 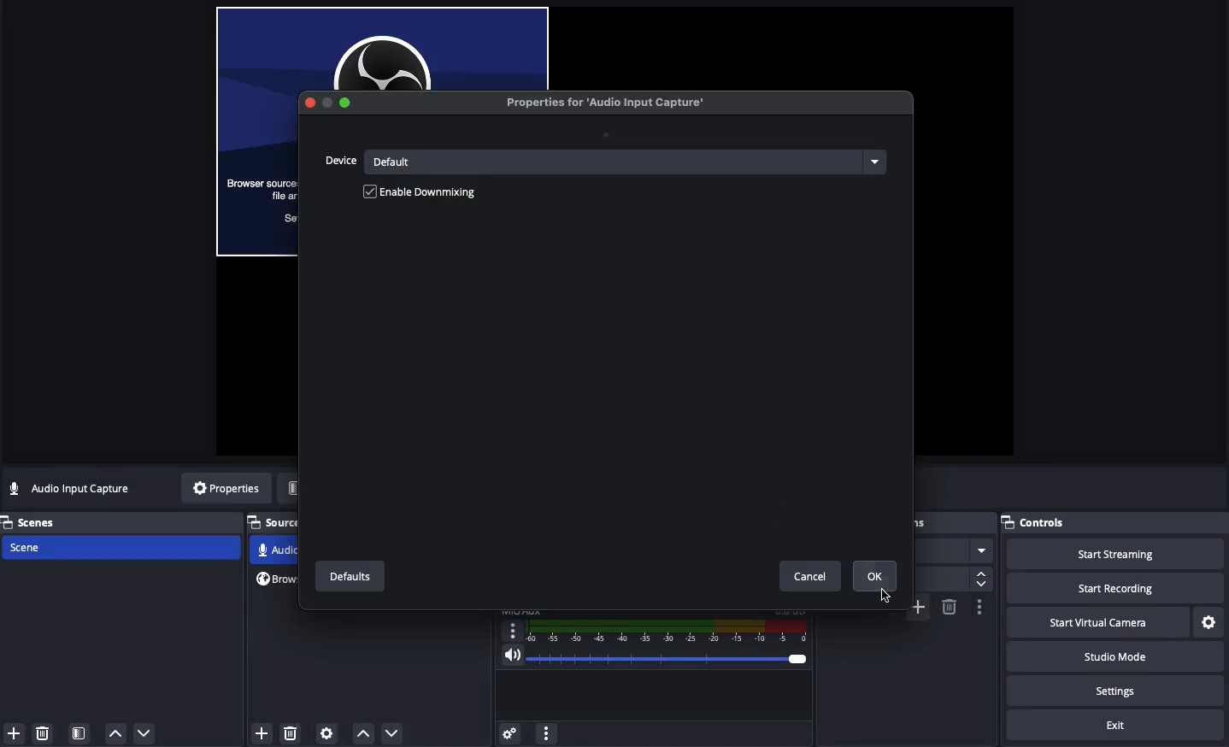 I want to click on Start streaming, so click(x=1114, y=555).